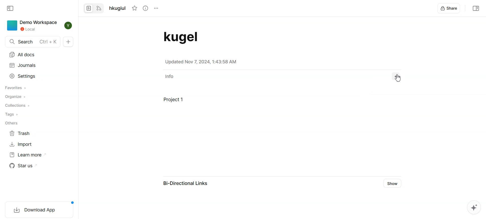 This screenshot has width=486, height=219. What do you see at coordinates (476, 8) in the screenshot?
I see `Collapse sidebar` at bounding box center [476, 8].